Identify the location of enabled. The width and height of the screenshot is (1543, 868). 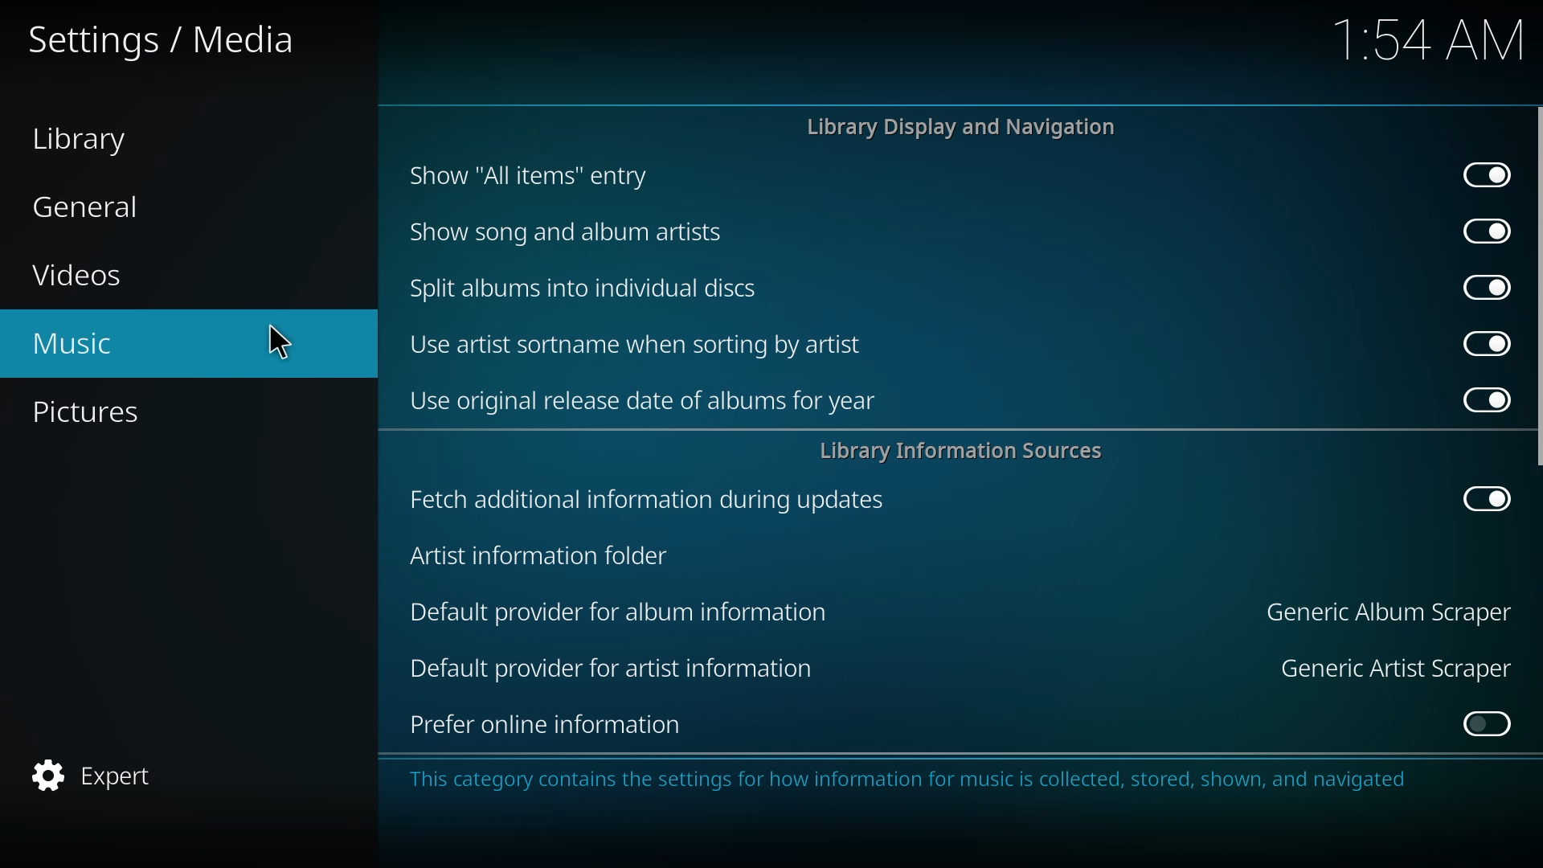
(1480, 497).